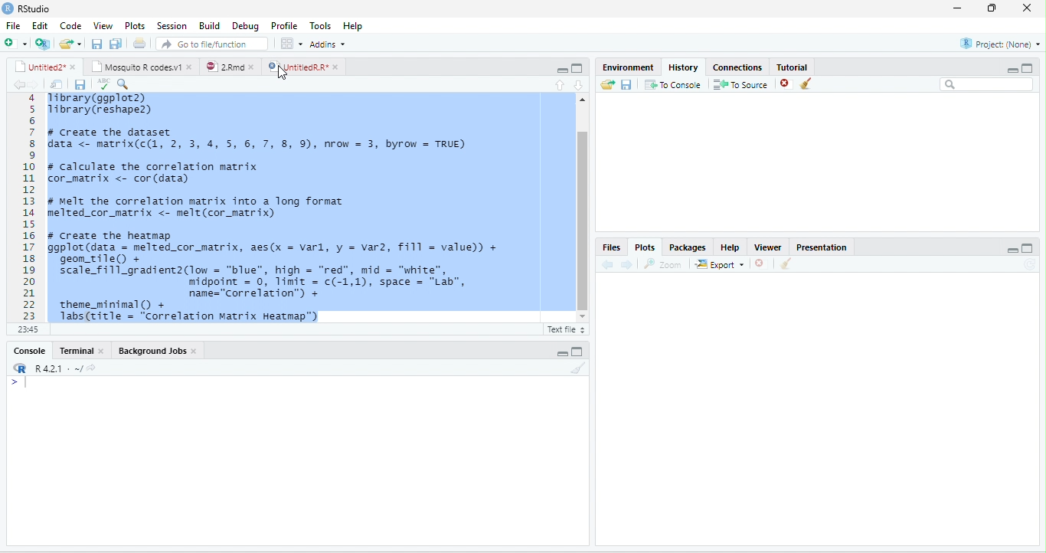 The image size is (1046, 553). Describe the element at coordinates (631, 263) in the screenshot. I see `next` at that location.